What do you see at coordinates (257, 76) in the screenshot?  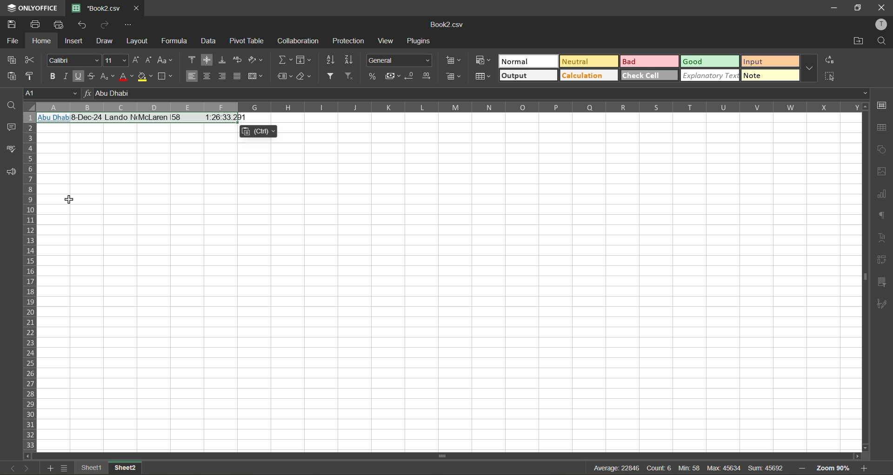 I see `merge and center` at bounding box center [257, 76].